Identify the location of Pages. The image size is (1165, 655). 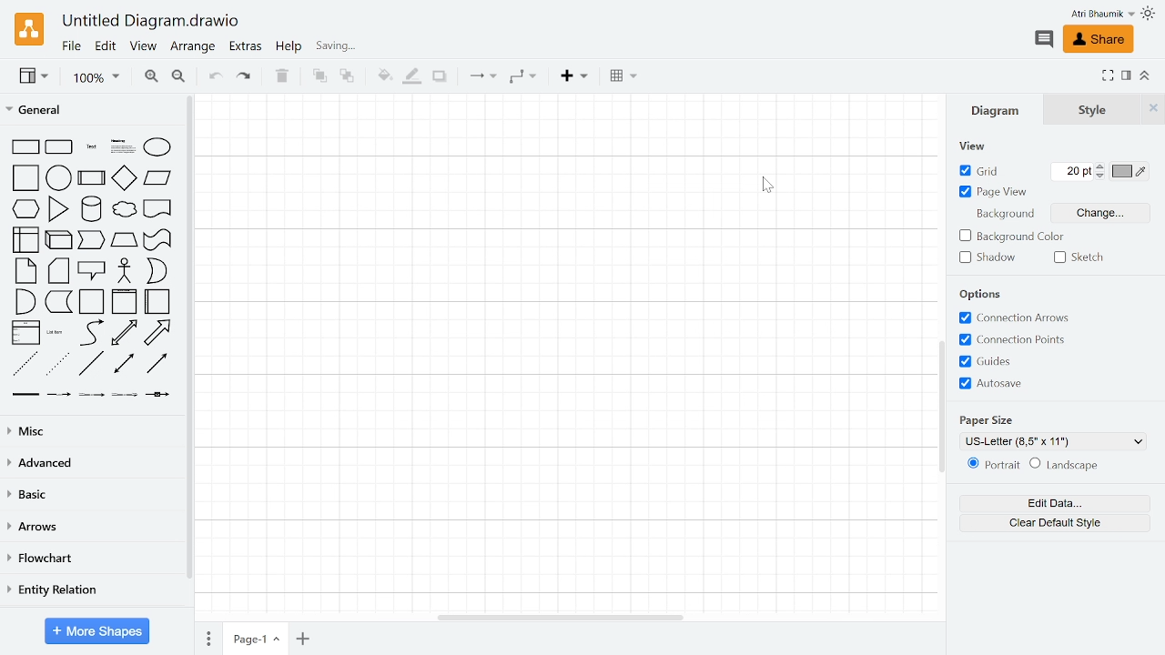
(208, 638).